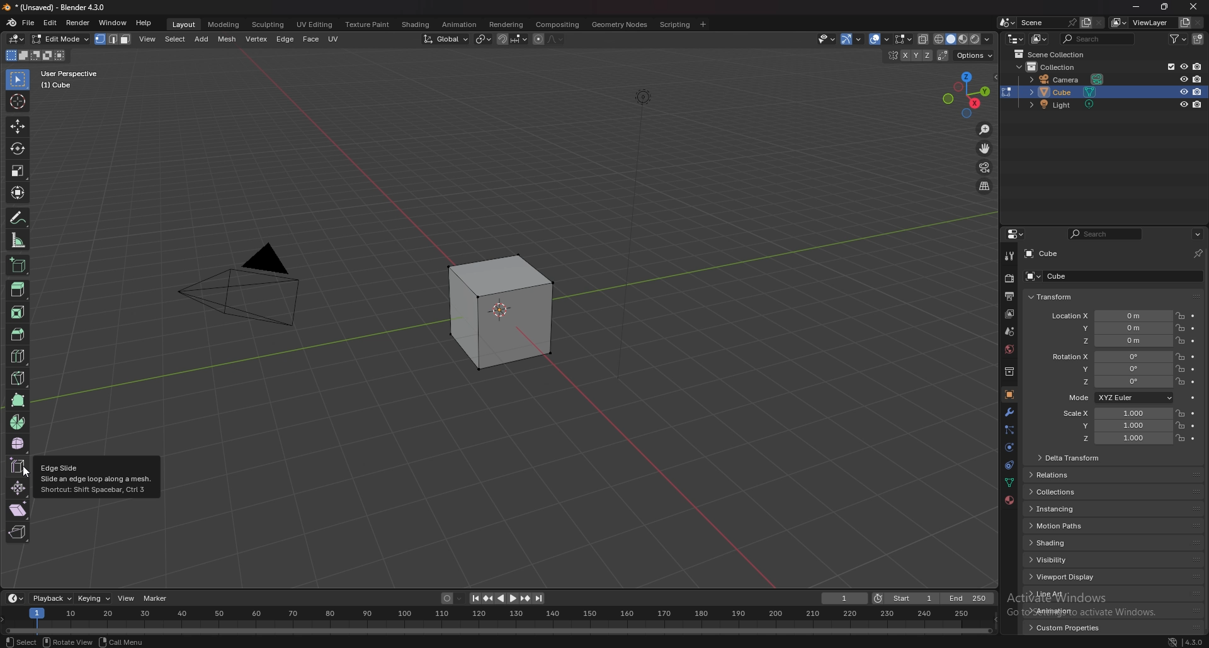 The image size is (1209, 648). Describe the element at coordinates (1198, 22) in the screenshot. I see `remove view layer` at that location.